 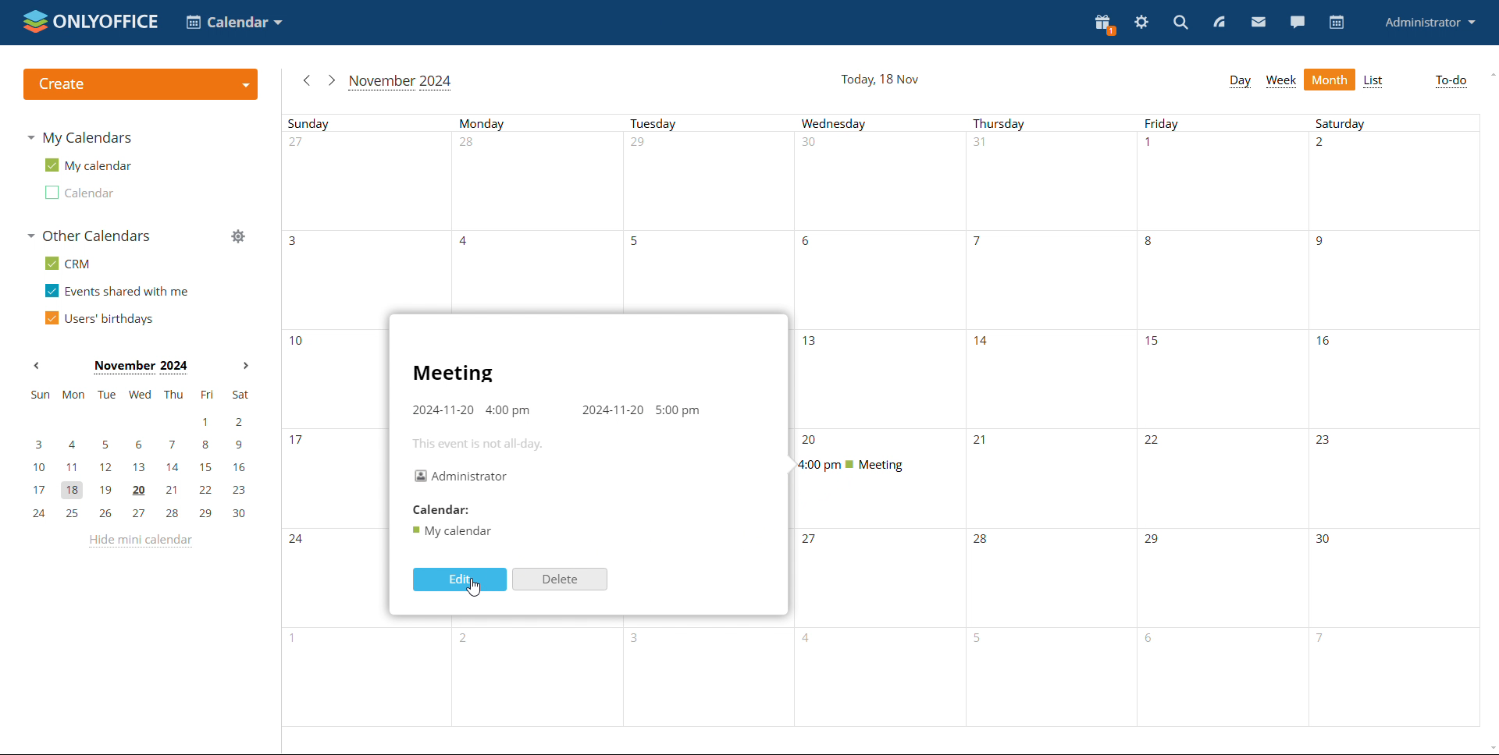 What do you see at coordinates (479, 442) in the screenshot?
I see `This event is not all-day` at bounding box center [479, 442].